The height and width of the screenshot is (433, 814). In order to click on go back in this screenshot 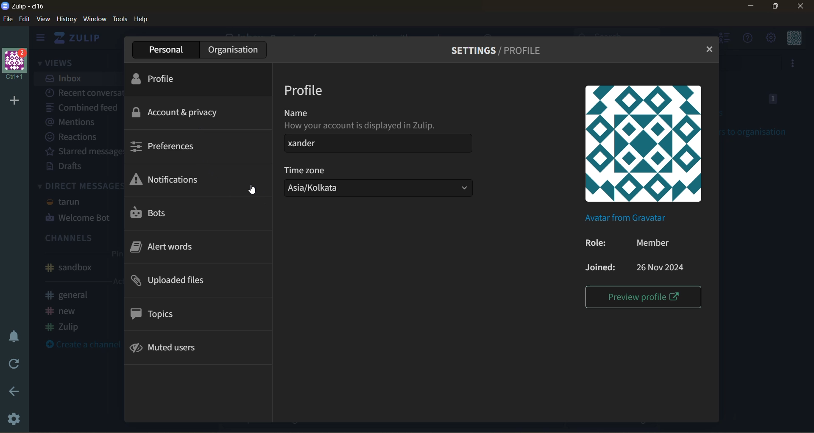, I will do `click(14, 392)`.